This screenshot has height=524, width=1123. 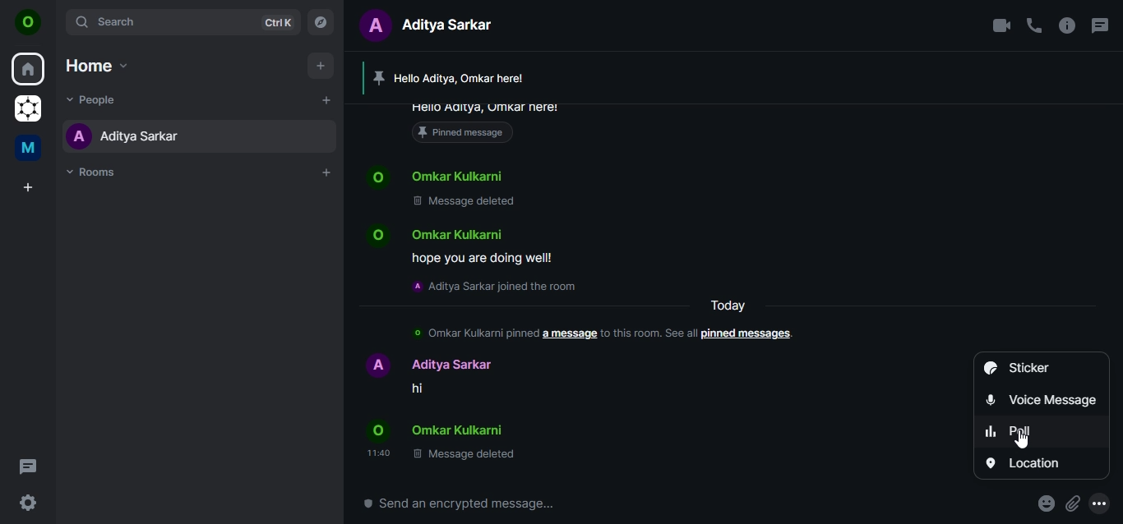 I want to click on me, so click(x=30, y=150).